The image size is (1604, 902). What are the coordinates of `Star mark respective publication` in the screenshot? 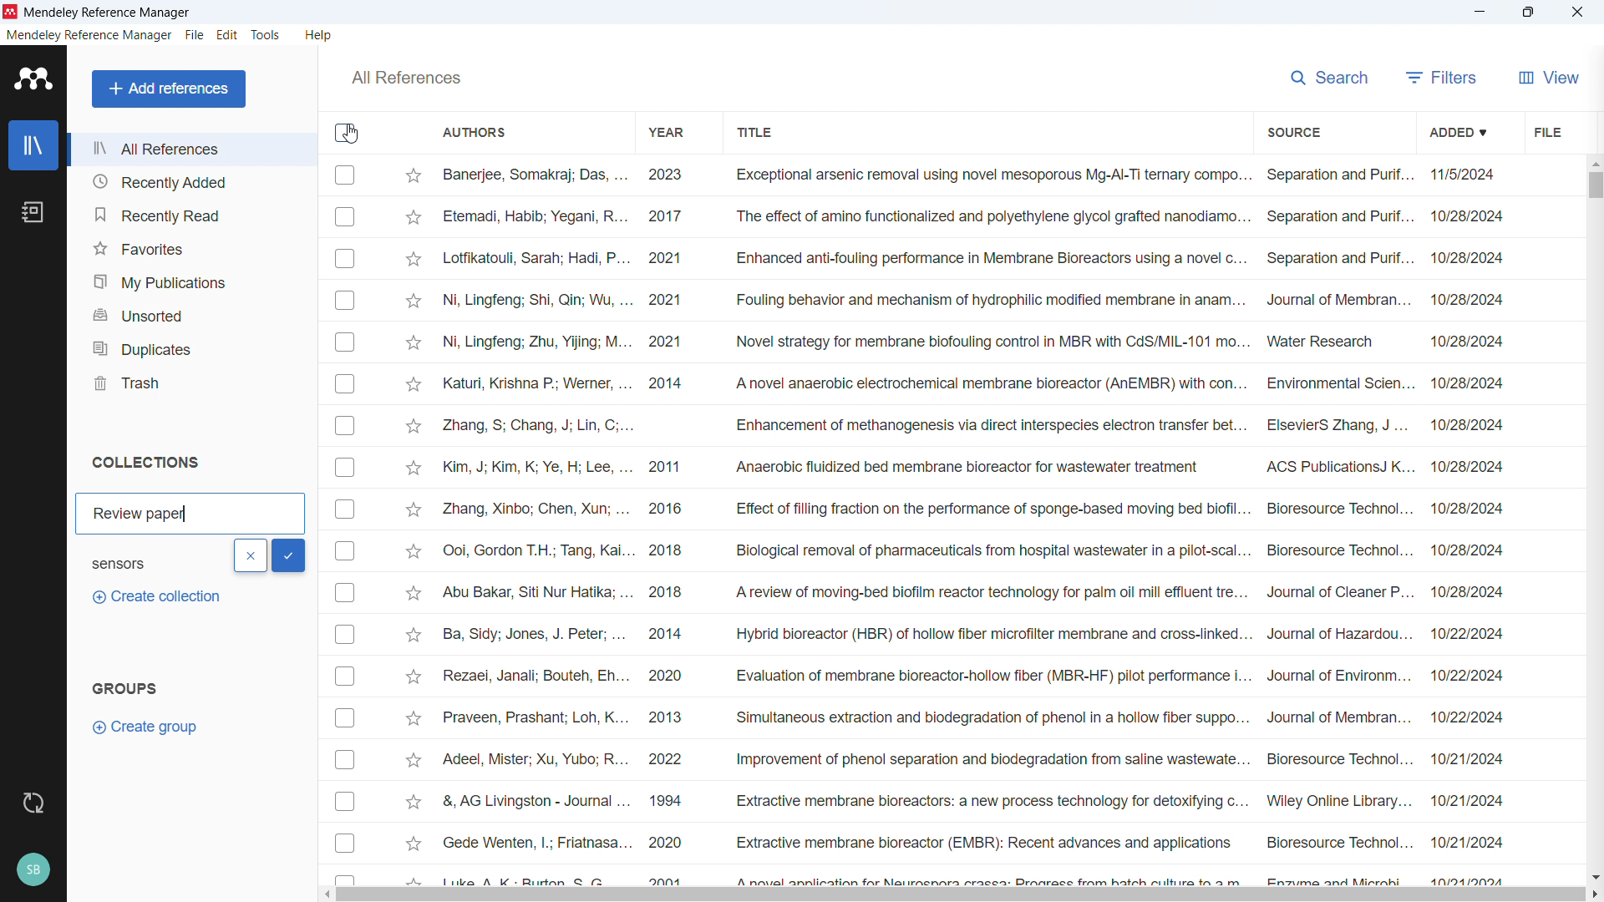 It's located at (414, 427).